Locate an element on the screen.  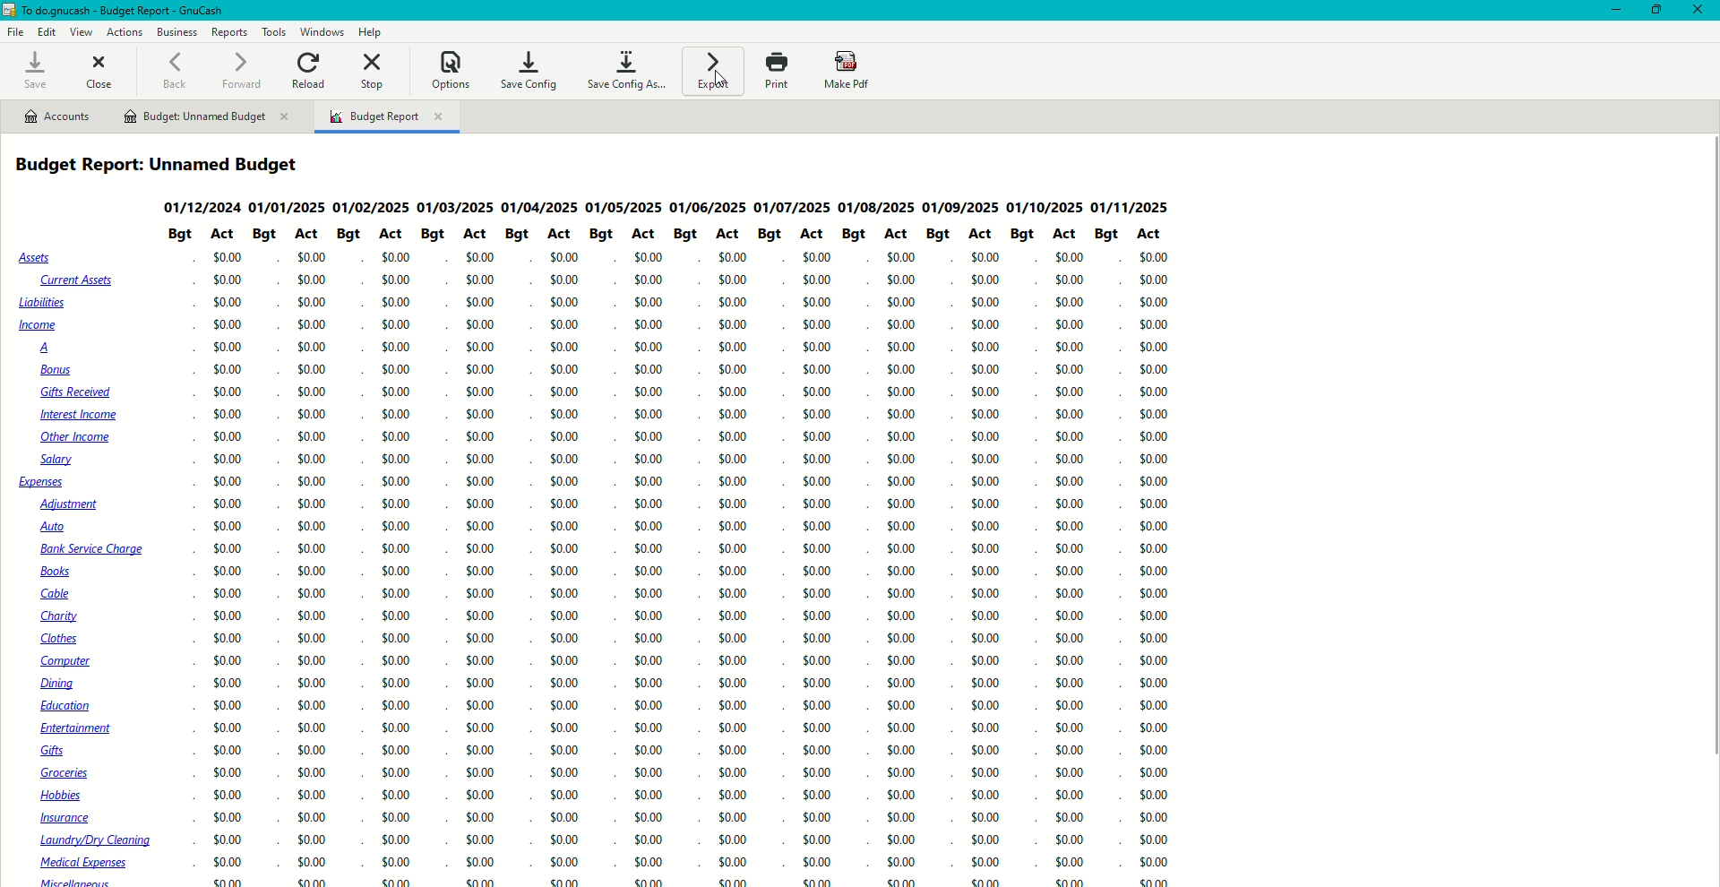
01/11/2025 is located at coordinates (1130, 207).